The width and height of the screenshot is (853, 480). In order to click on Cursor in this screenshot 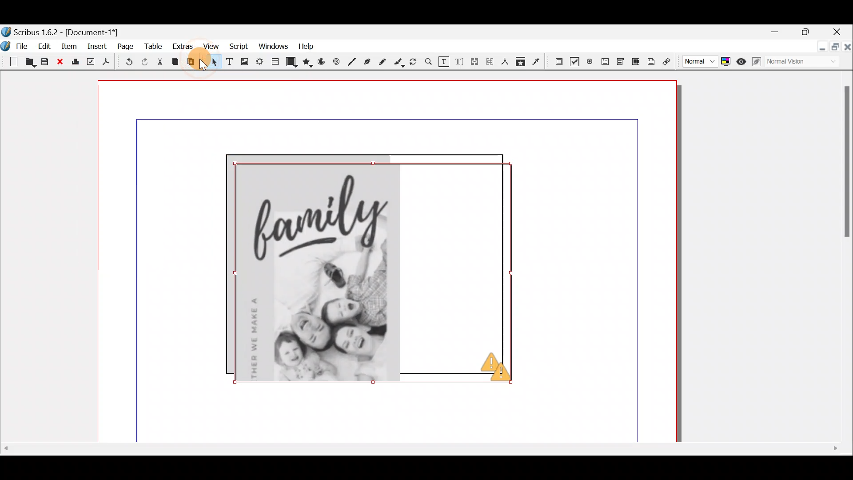, I will do `click(72, 51)`.